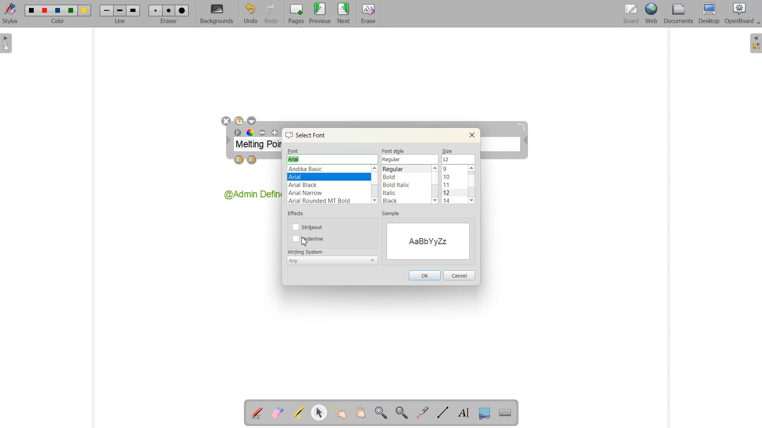 The height and width of the screenshot is (428, 762). What do you see at coordinates (710, 14) in the screenshot?
I see `Desktop` at bounding box center [710, 14].